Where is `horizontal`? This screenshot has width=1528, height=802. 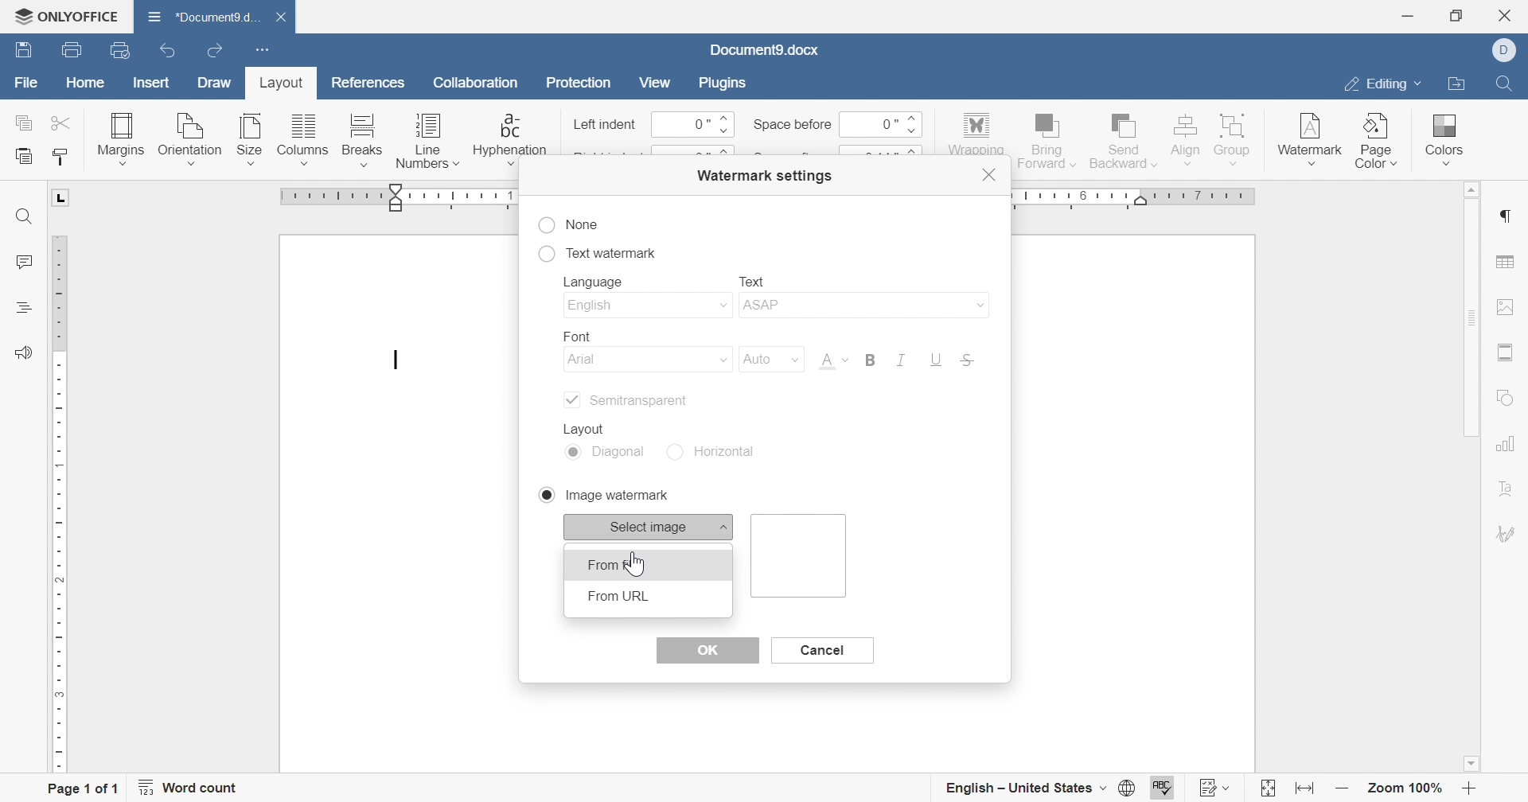
horizontal is located at coordinates (719, 451).